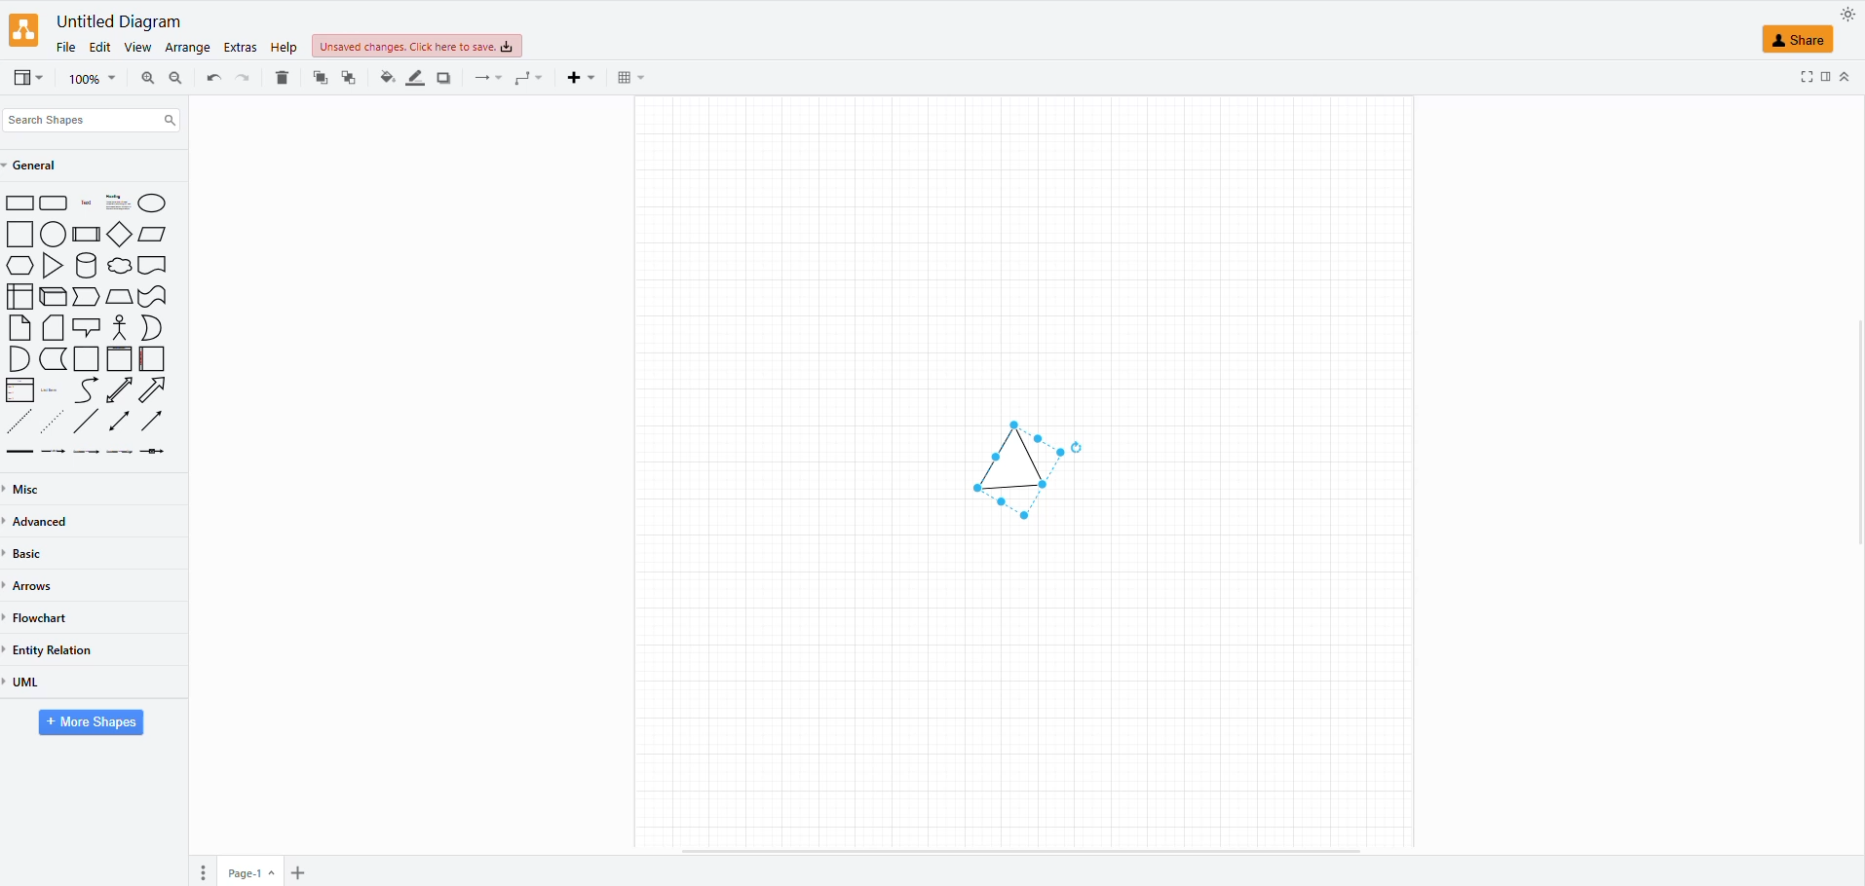 Image resolution: width=1865 pixels, height=886 pixels. I want to click on insert pages, so click(295, 874).